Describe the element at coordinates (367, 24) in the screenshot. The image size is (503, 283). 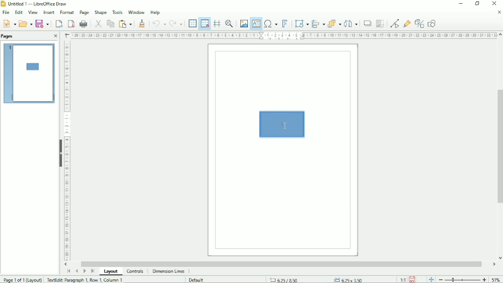
I see `Shadow` at that location.